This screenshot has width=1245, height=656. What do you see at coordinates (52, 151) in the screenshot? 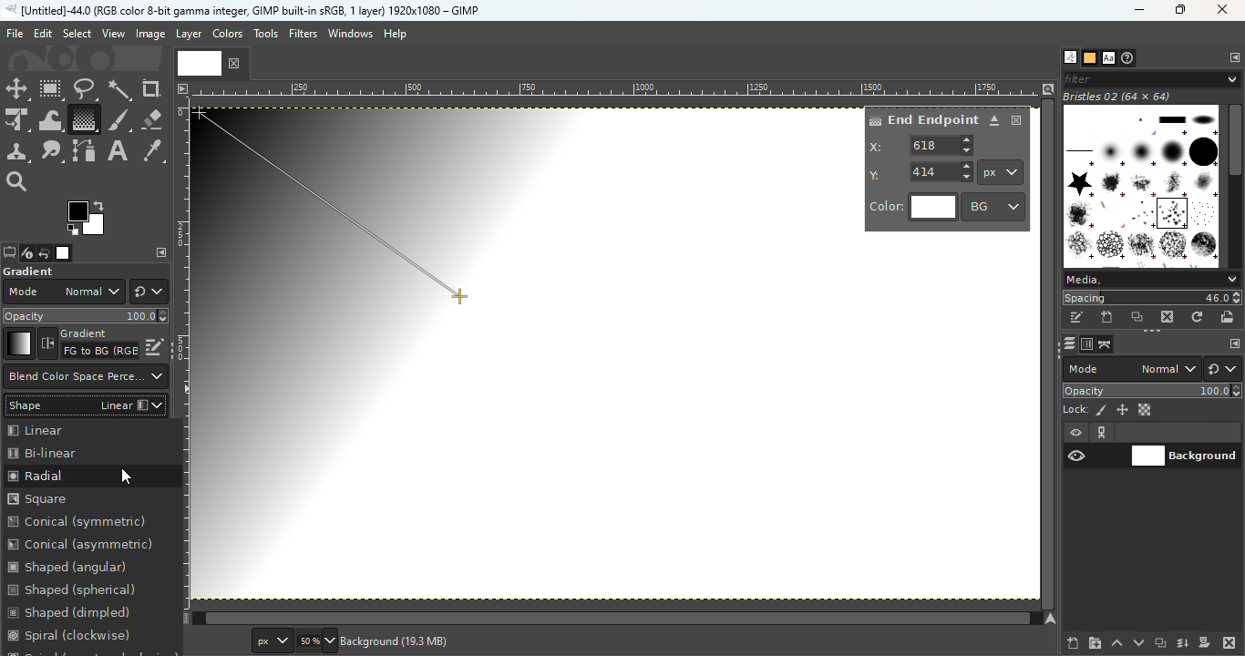
I see `Smudge tool` at bounding box center [52, 151].